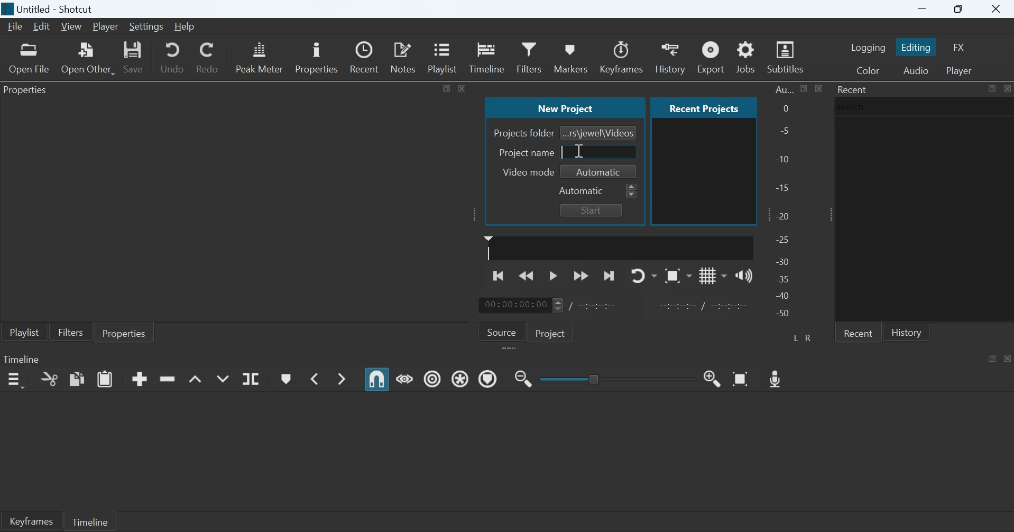  Describe the element at coordinates (916, 70) in the screenshot. I see `Switch to the Audio layout` at that location.